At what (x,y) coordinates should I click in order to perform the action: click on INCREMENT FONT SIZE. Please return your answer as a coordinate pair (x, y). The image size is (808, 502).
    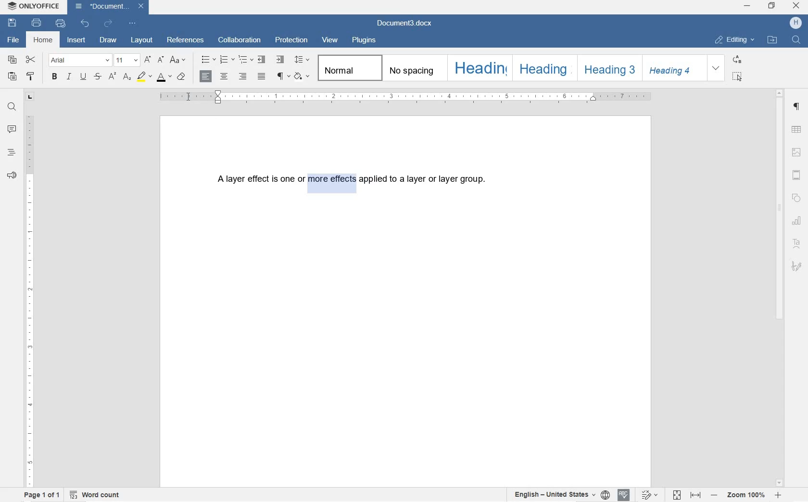
    Looking at the image, I should click on (161, 60).